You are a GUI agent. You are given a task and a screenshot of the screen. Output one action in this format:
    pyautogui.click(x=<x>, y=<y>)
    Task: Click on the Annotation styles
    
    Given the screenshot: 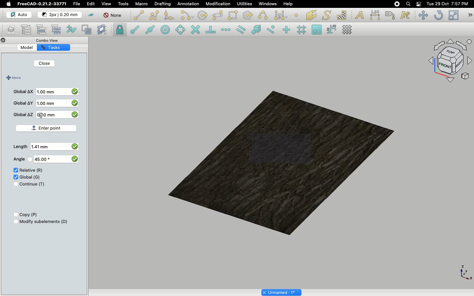 What is the action you would take?
    pyautogui.click(x=406, y=15)
    